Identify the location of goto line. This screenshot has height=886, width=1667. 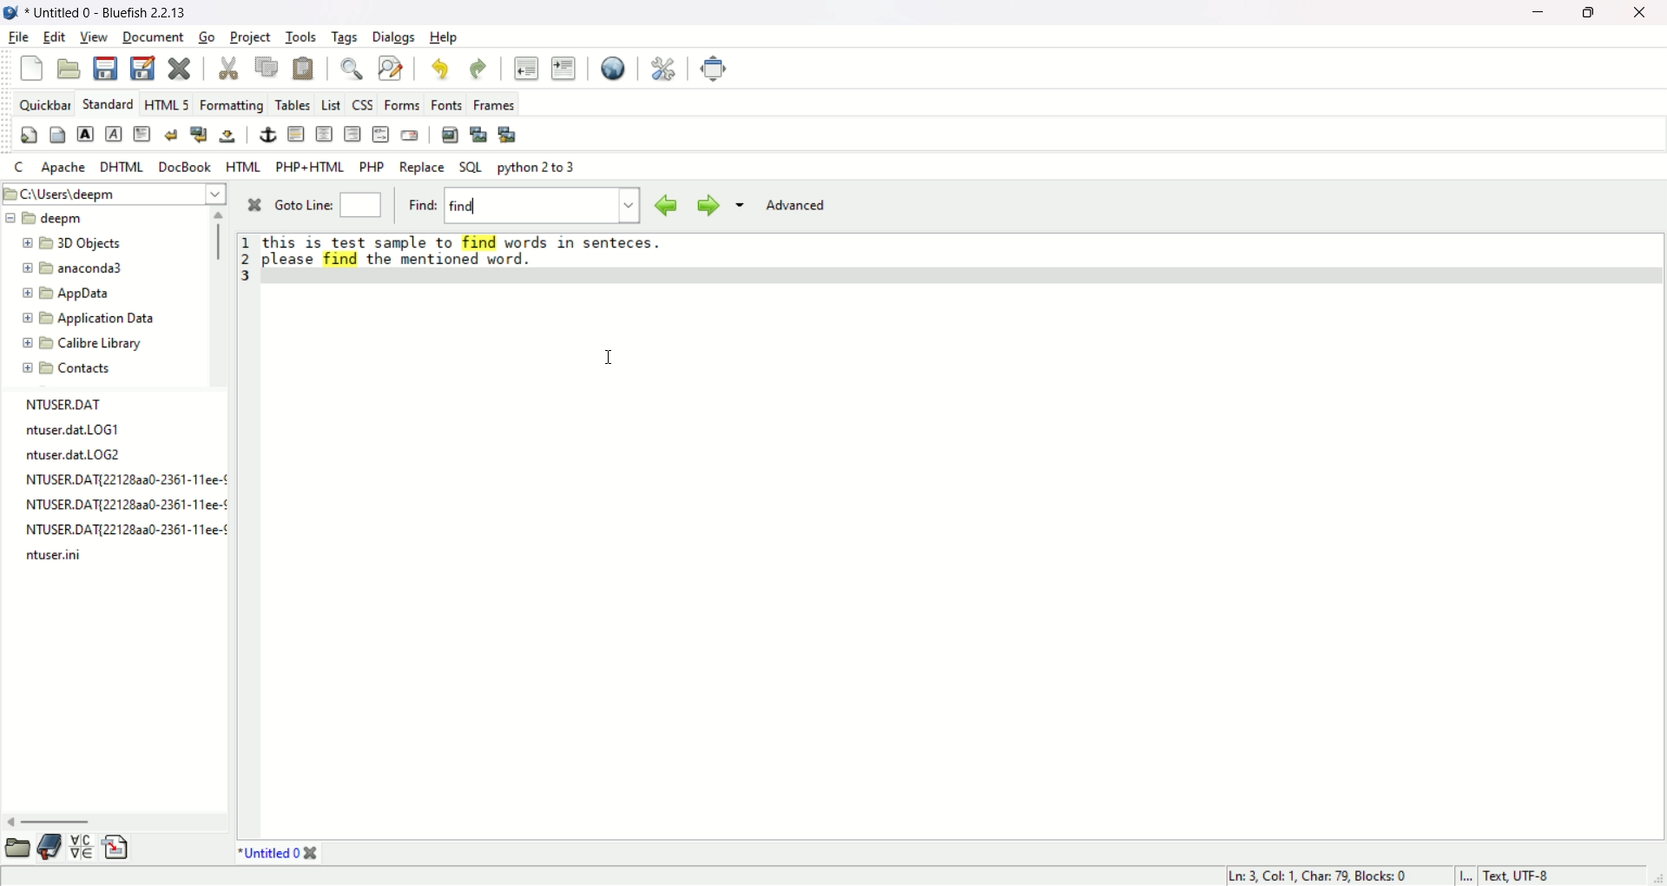
(302, 204).